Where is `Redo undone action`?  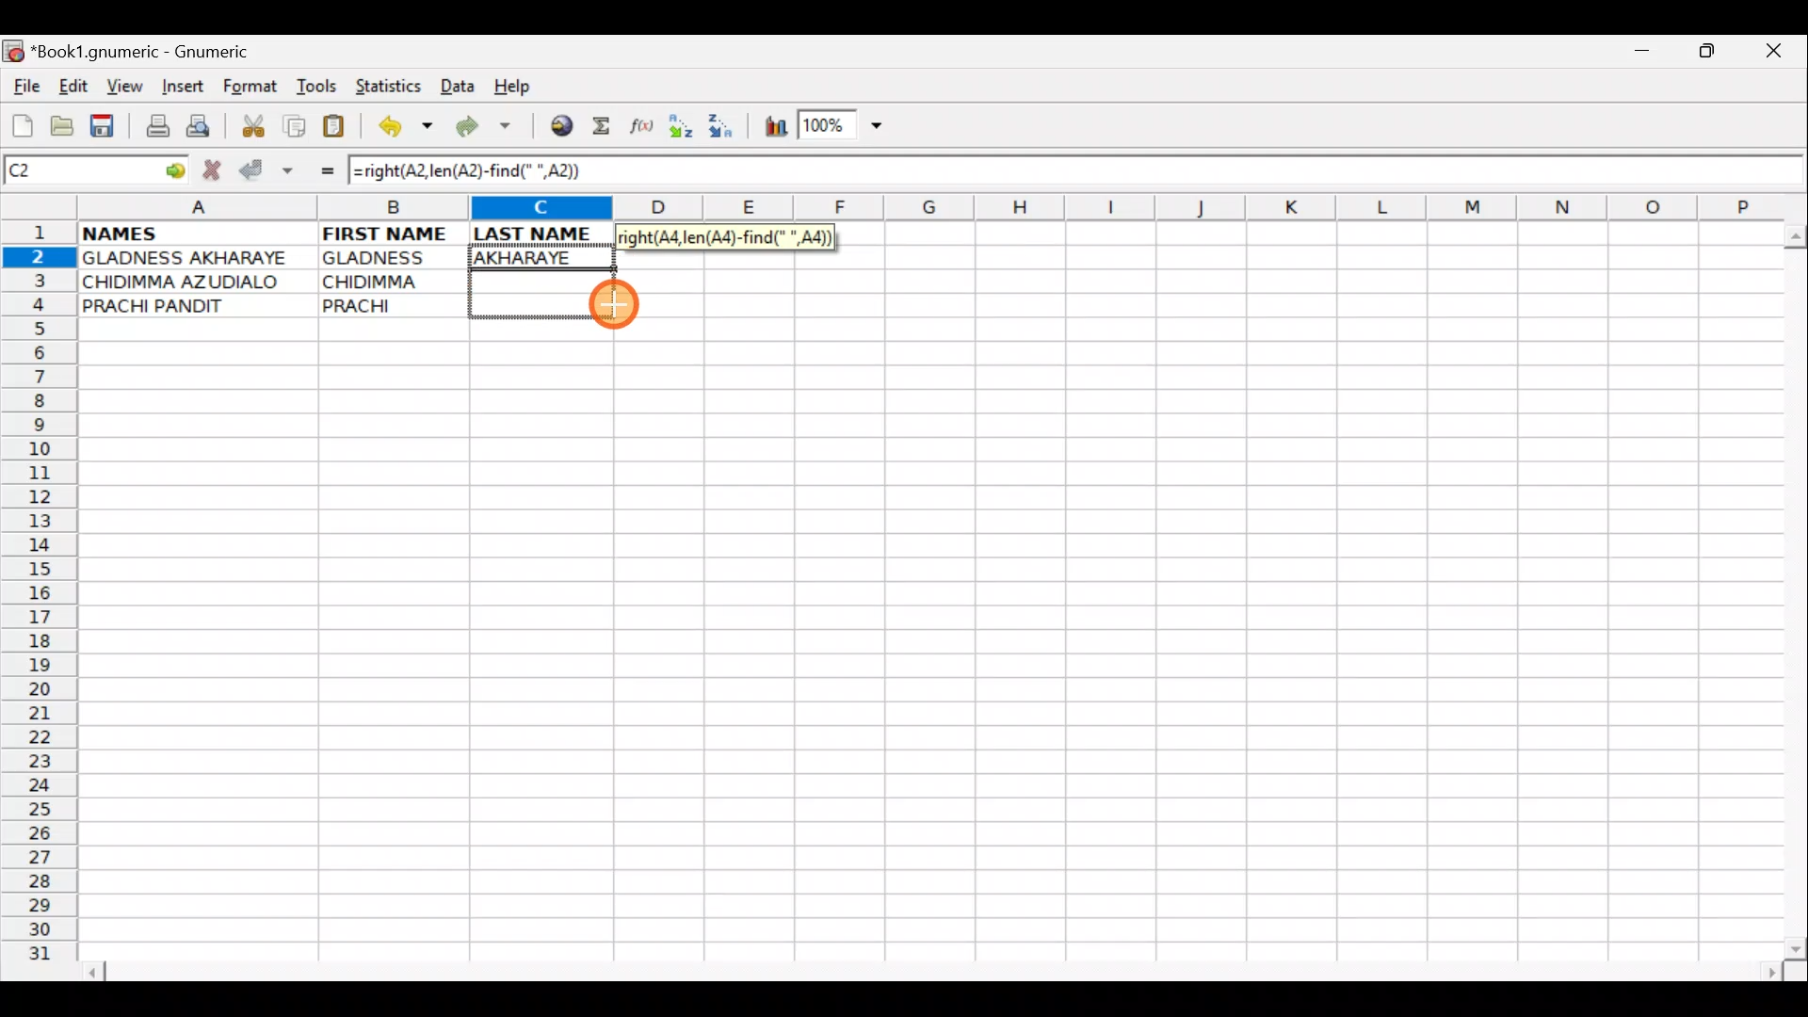 Redo undone action is located at coordinates (488, 129).